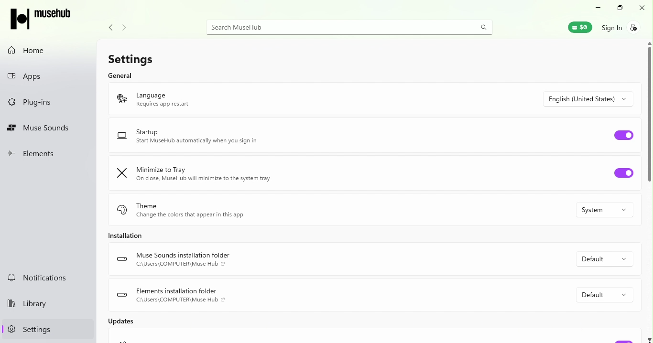  Describe the element at coordinates (39, 154) in the screenshot. I see `Elements` at that location.